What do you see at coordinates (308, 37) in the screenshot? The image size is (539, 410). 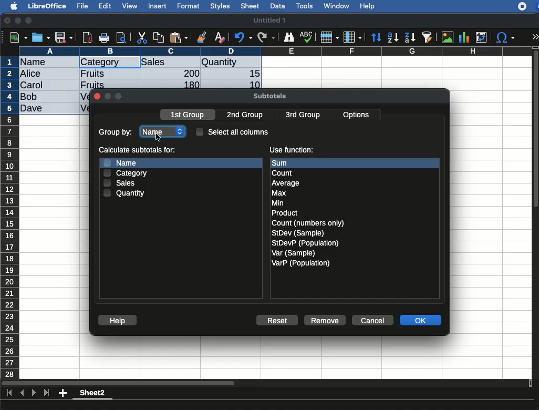 I see `spell check` at bounding box center [308, 37].